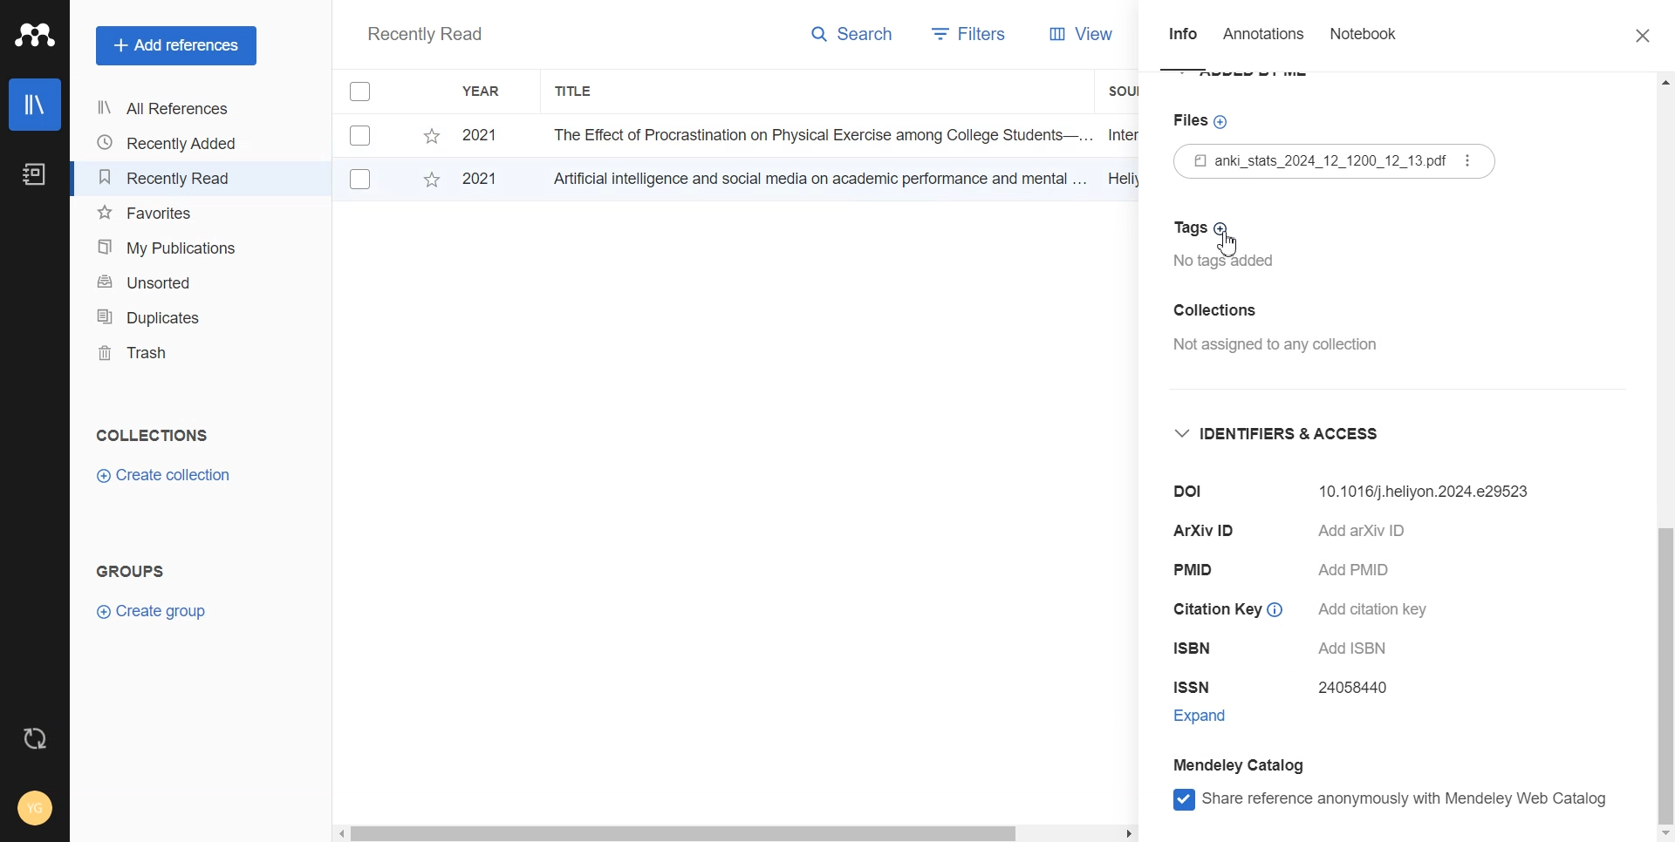  Describe the element at coordinates (1665, 458) in the screenshot. I see `Vertical scroll bar` at that location.